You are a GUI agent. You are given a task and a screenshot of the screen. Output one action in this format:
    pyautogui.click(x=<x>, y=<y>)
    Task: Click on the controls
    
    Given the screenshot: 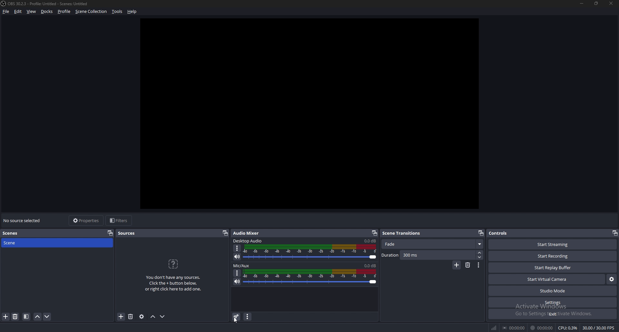 What is the action you would take?
    pyautogui.click(x=500, y=233)
    